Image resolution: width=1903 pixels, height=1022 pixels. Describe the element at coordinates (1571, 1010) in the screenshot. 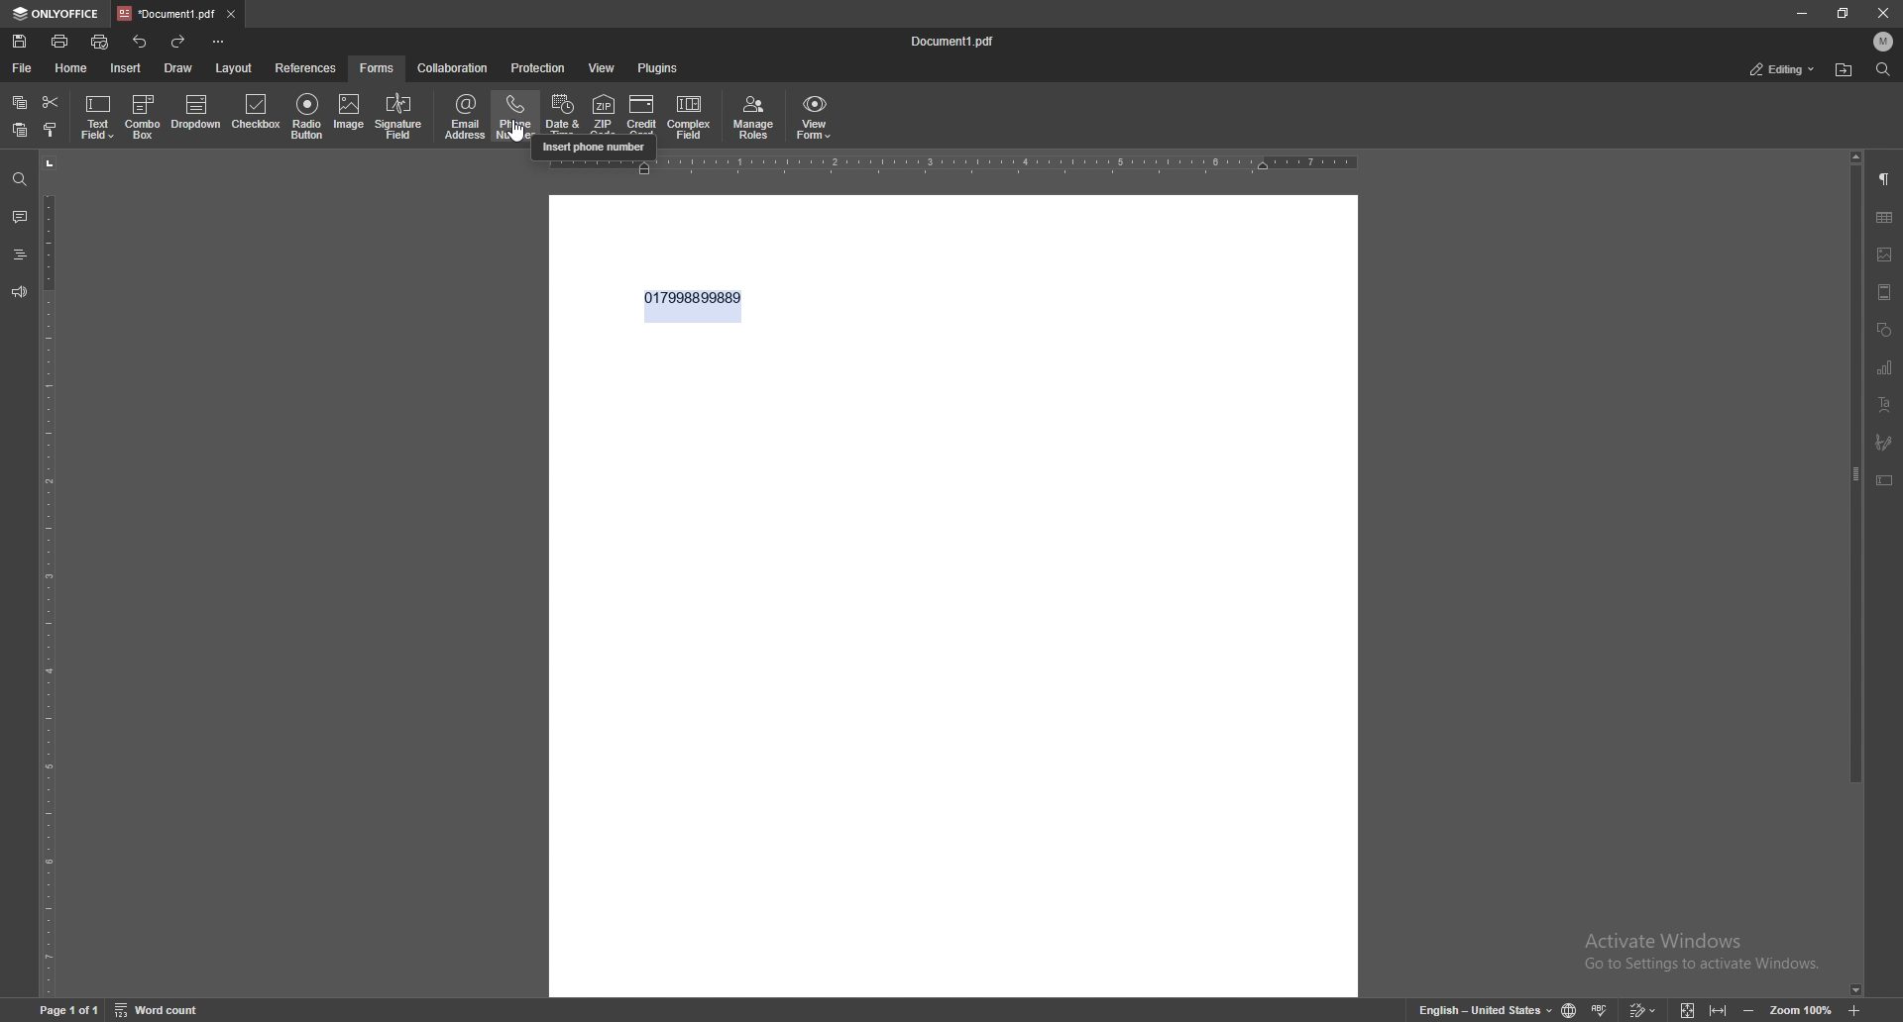

I see `change doc language` at that location.